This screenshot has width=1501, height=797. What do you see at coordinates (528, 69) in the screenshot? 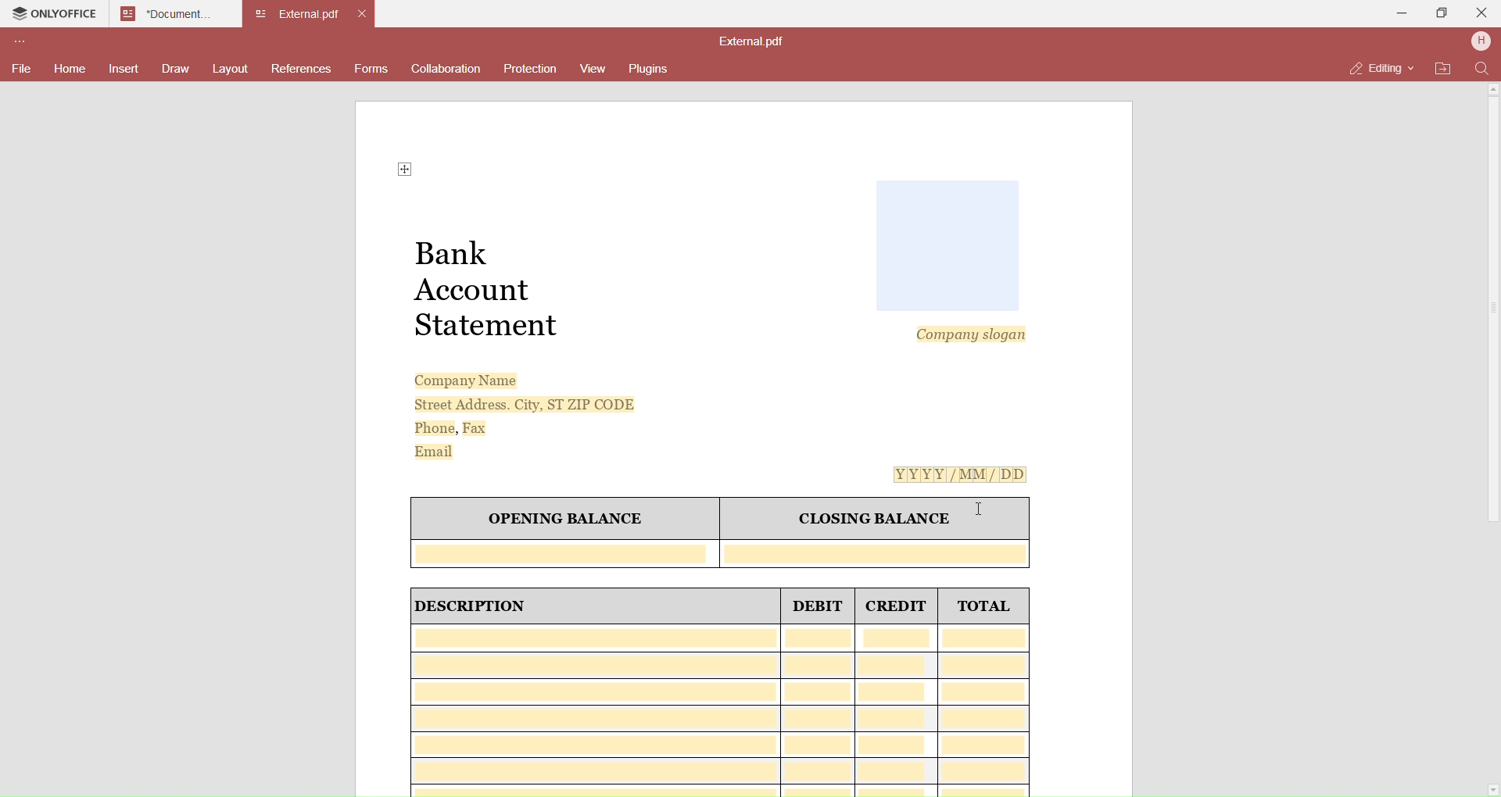
I see `Protection` at bounding box center [528, 69].